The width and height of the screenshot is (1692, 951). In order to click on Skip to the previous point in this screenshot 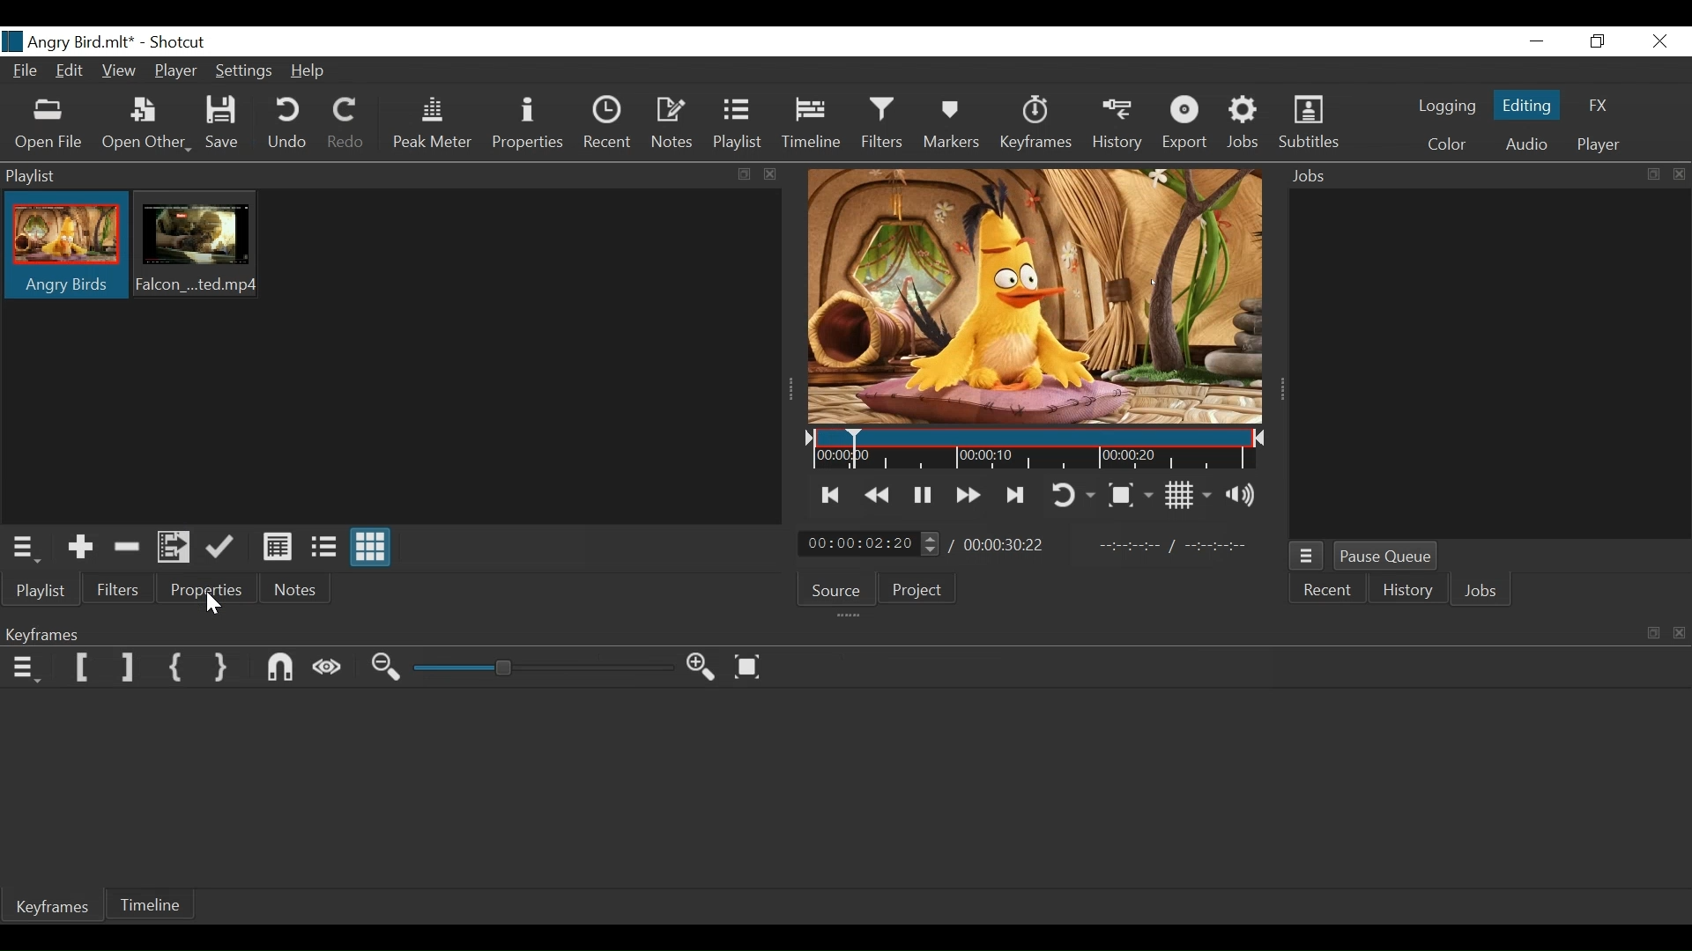, I will do `click(831, 496)`.